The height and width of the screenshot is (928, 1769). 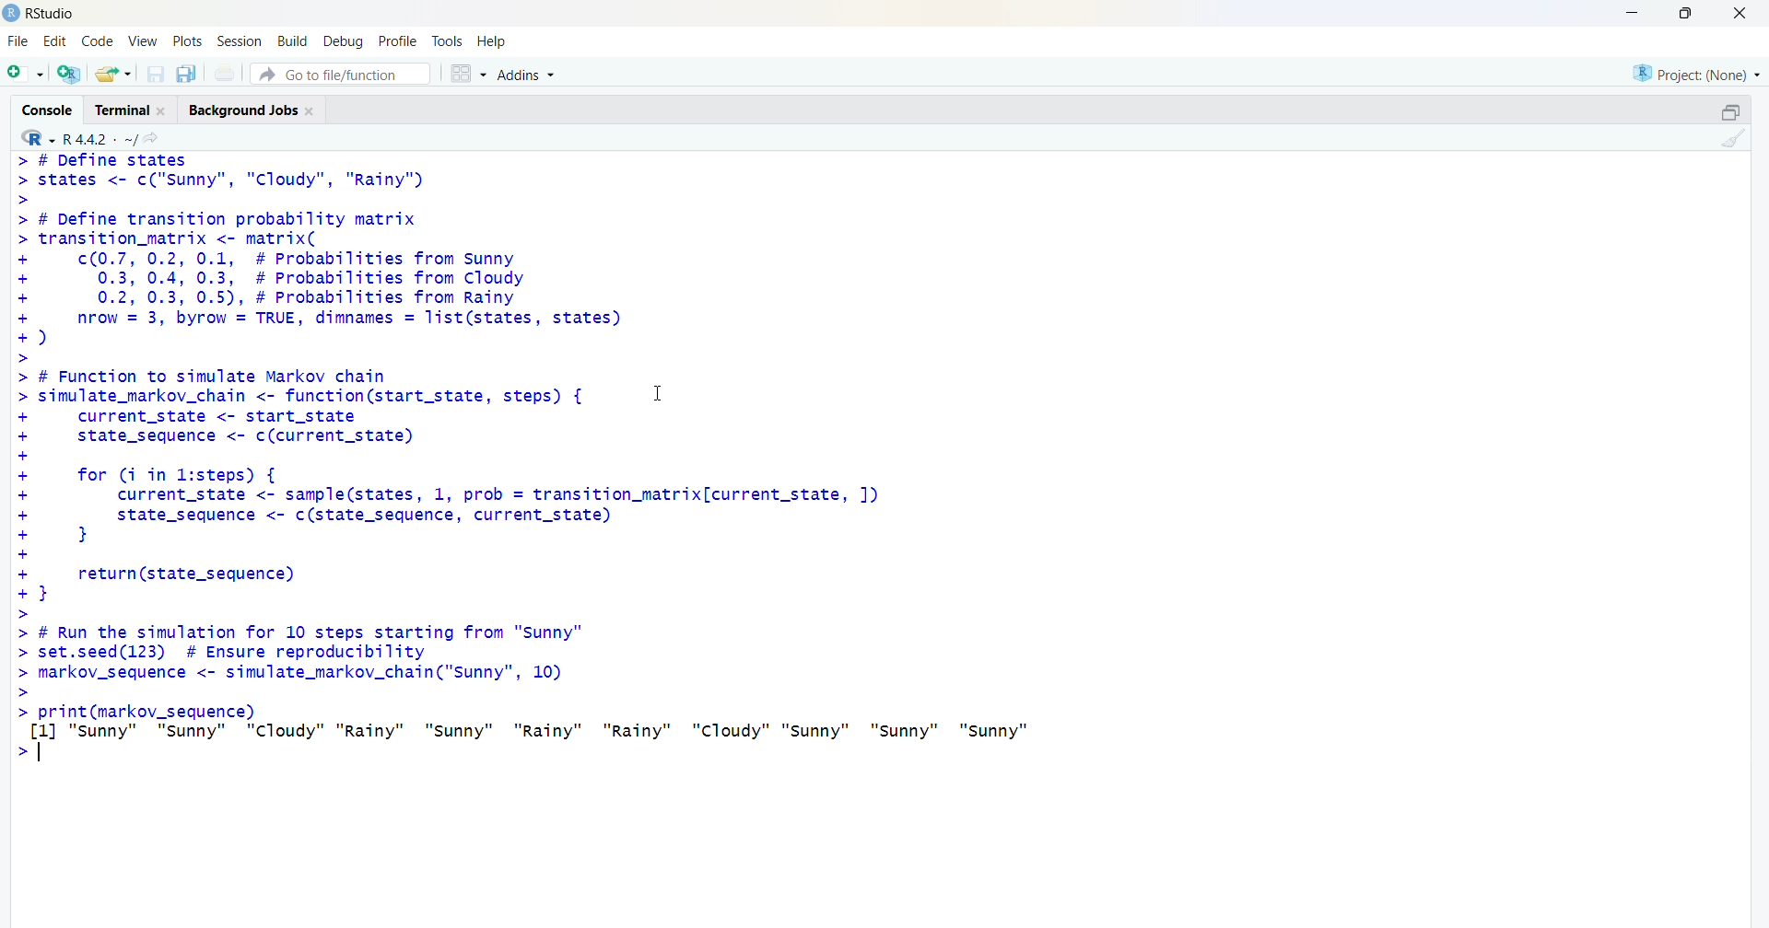 I want to click on maximize, so click(x=1682, y=13).